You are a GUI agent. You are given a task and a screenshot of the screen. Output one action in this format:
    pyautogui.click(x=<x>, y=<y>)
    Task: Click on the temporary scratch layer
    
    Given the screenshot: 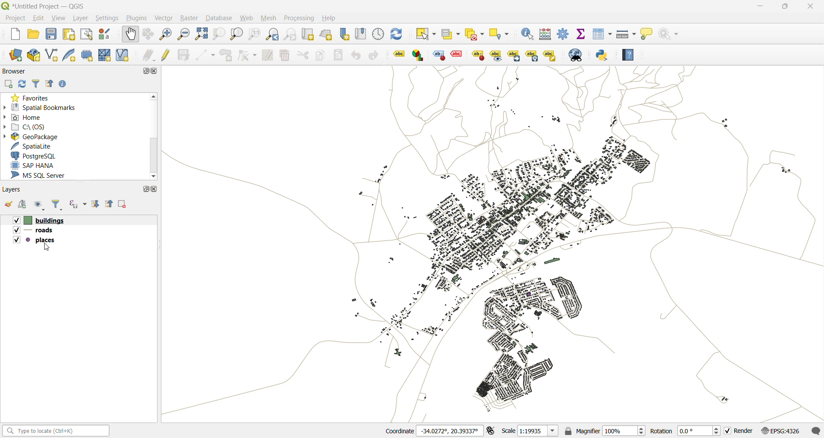 What is the action you would take?
    pyautogui.click(x=88, y=55)
    